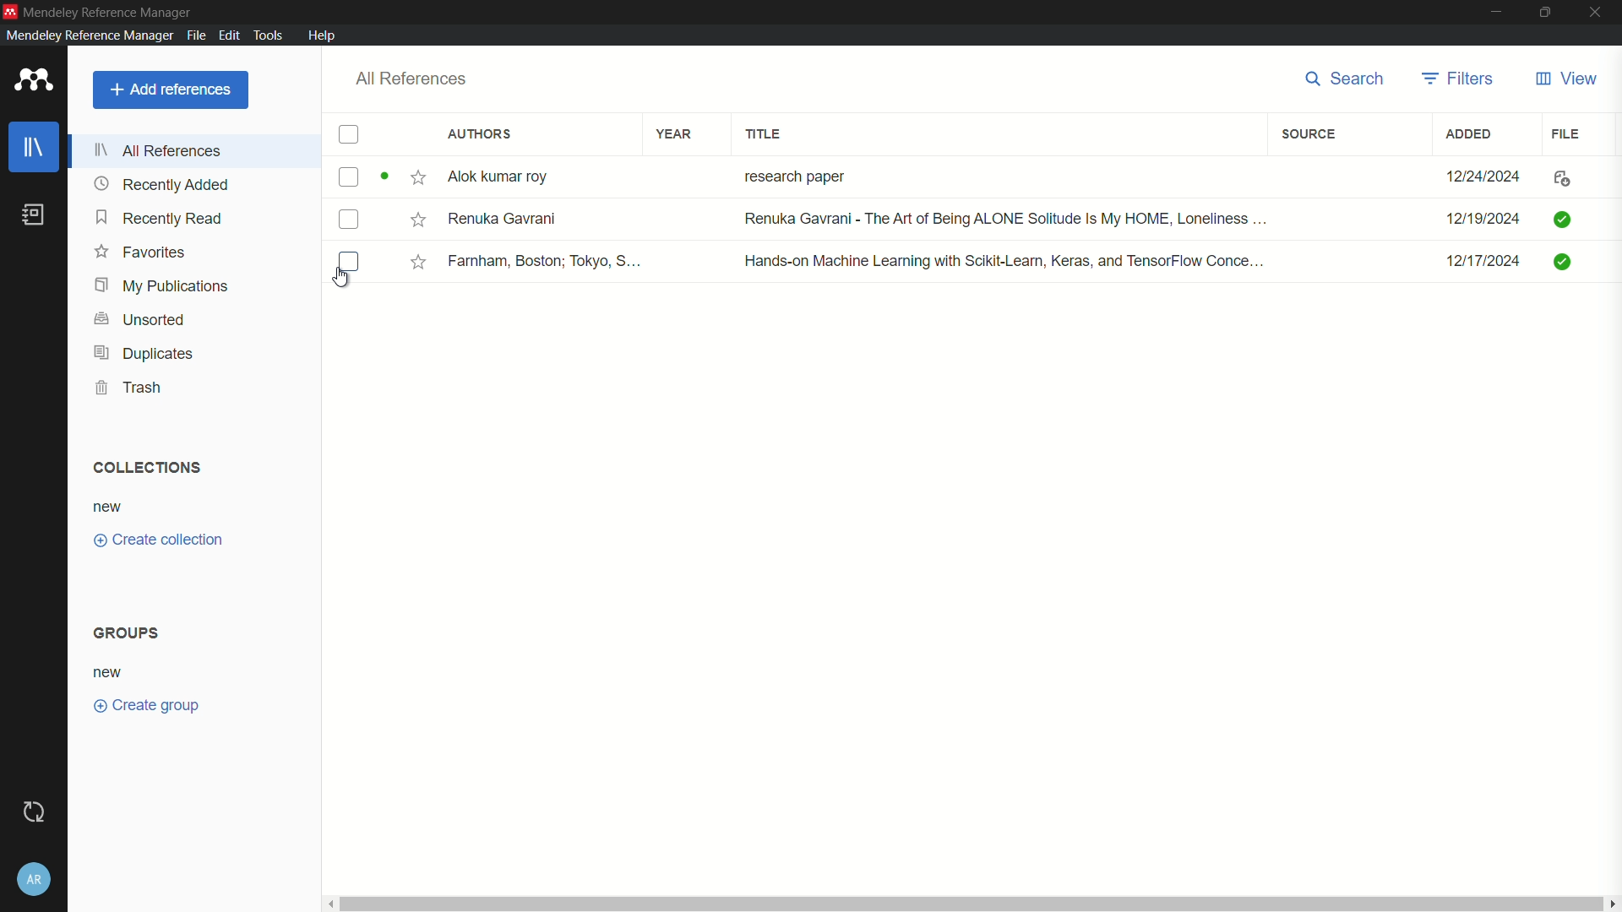 Image resolution: width=1622 pixels, height=912 pixels. I want to click on source, so click(1312, 133).